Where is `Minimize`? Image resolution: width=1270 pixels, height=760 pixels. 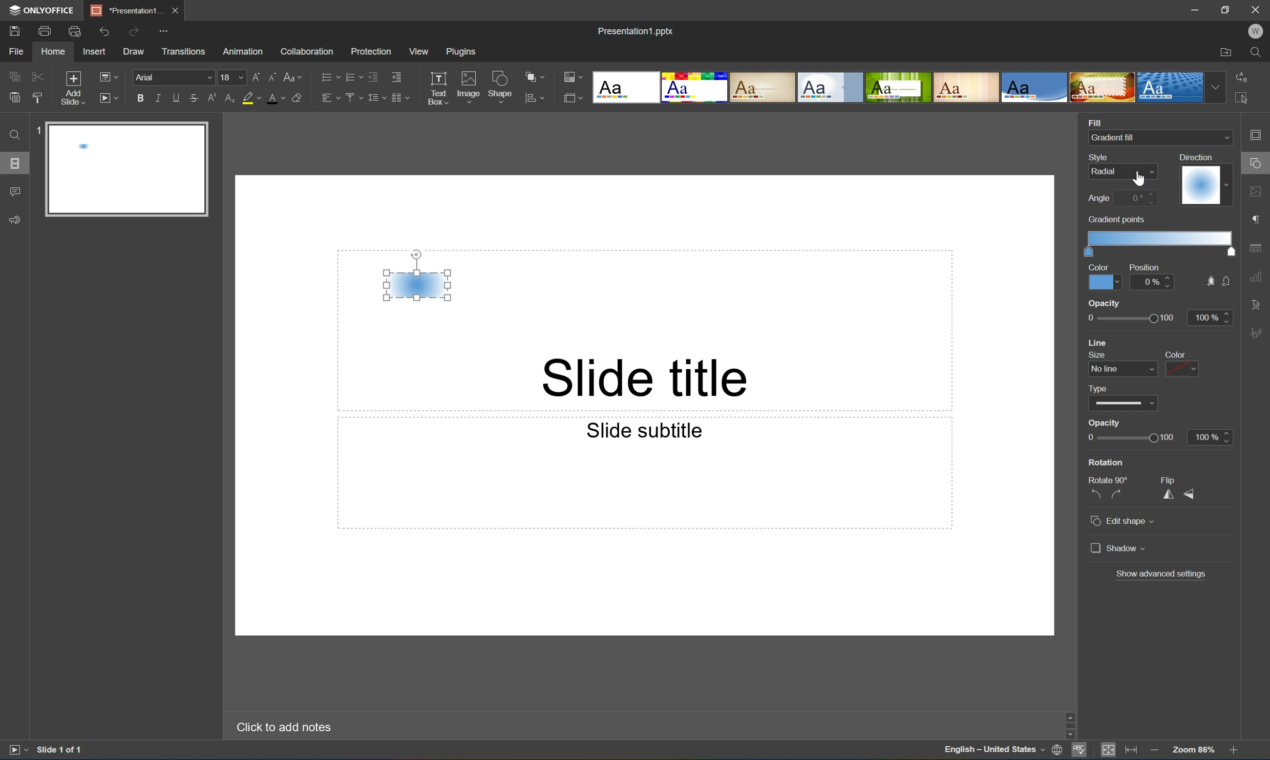 Minimize is located at coordinates (1199, 10).